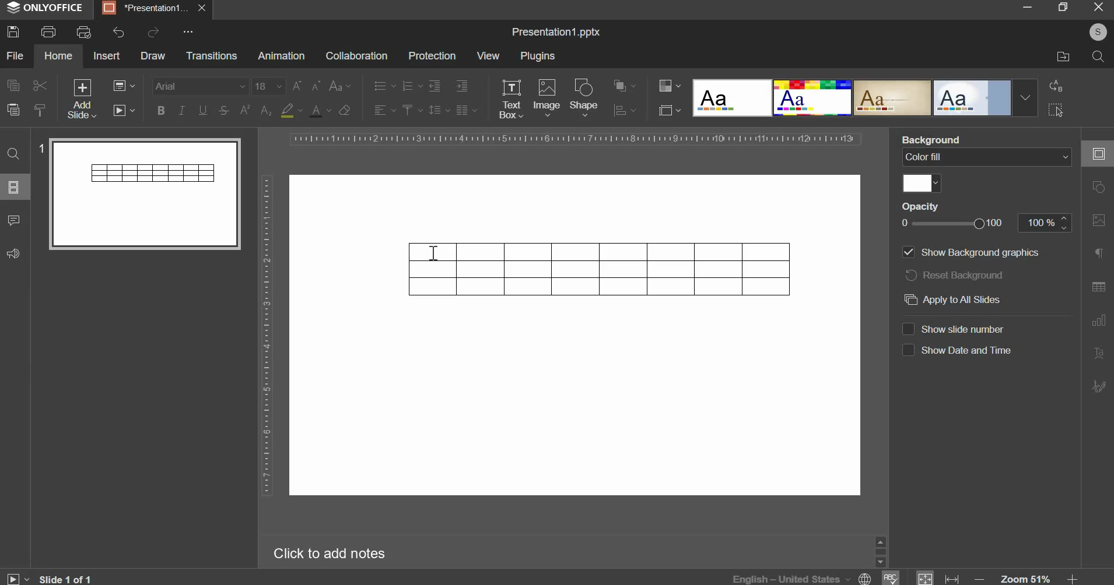  Describe the element at coordinates (139, 193) in the screenshot. I see `slide preview` at that location.